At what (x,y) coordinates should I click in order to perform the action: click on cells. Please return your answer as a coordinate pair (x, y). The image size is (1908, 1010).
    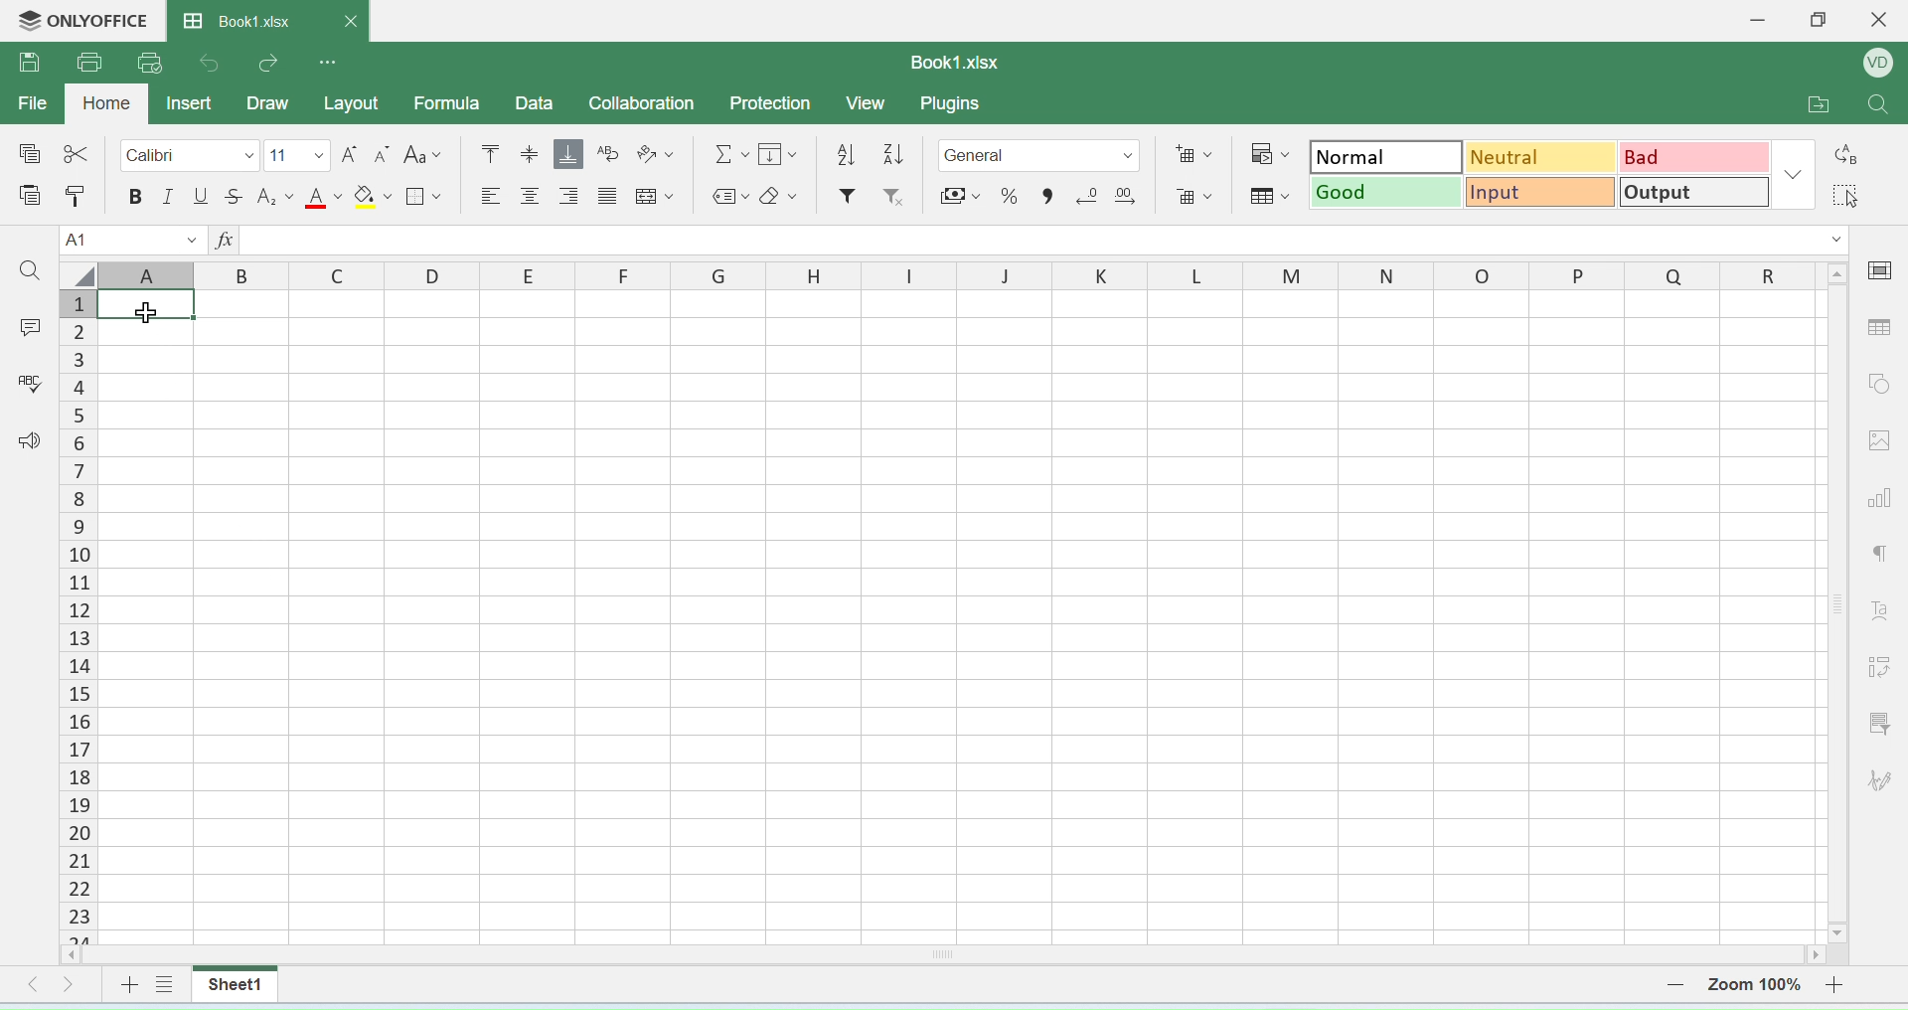
    Looking at the image, I should click on (962, 617).